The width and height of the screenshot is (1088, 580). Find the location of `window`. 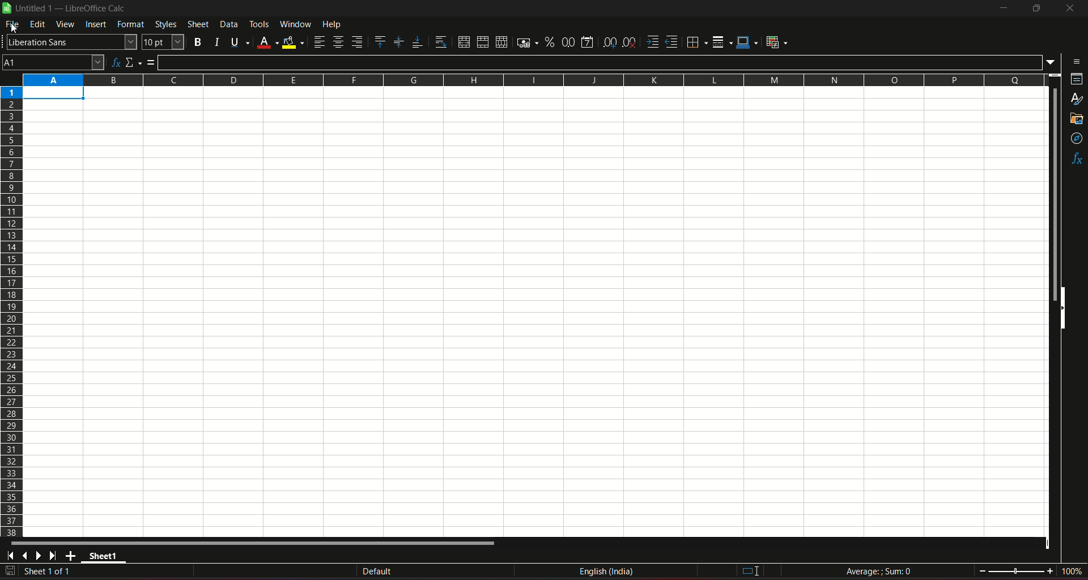

window is located at coordinates (295, 24).